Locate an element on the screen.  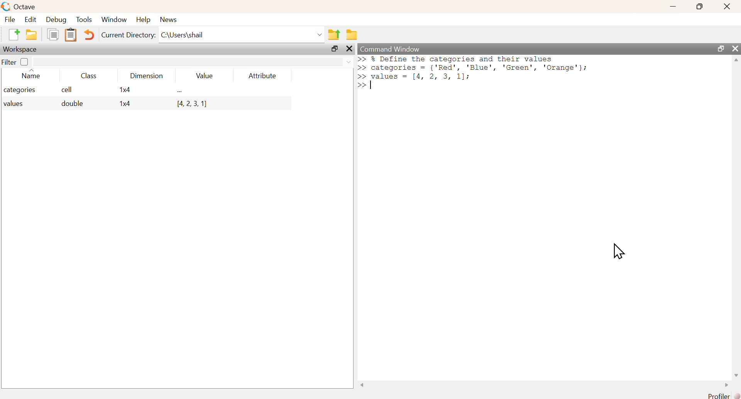
maximize is located at coordinates (334, 49).